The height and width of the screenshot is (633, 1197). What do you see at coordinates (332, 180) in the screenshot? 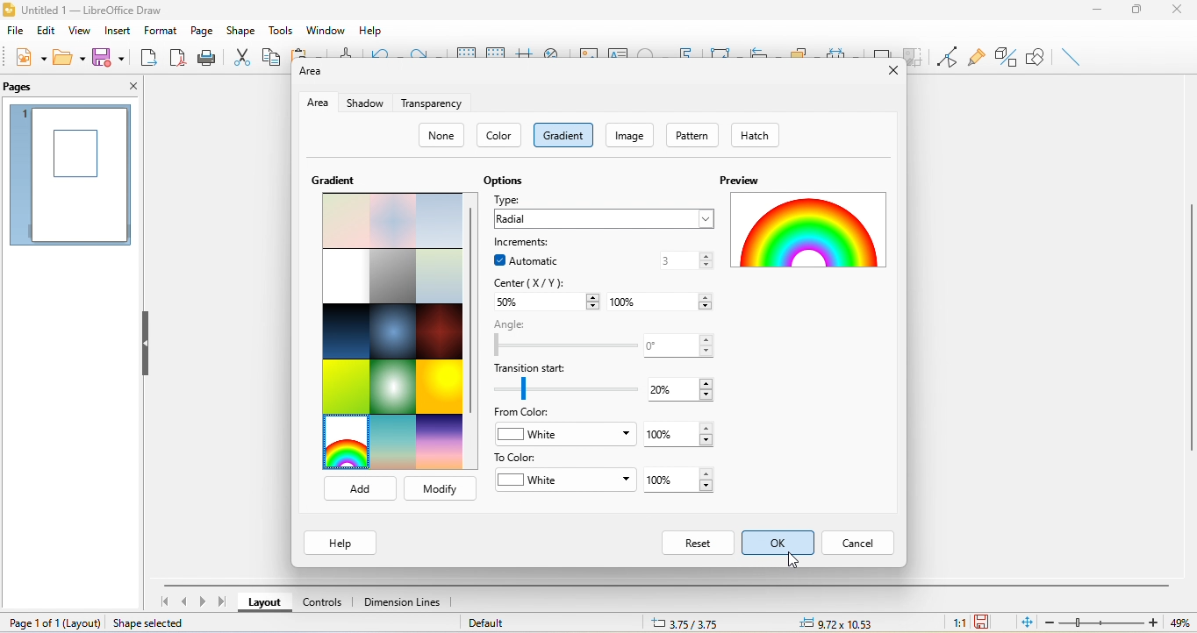
I see `gradient` at bounding box center [332, 180].